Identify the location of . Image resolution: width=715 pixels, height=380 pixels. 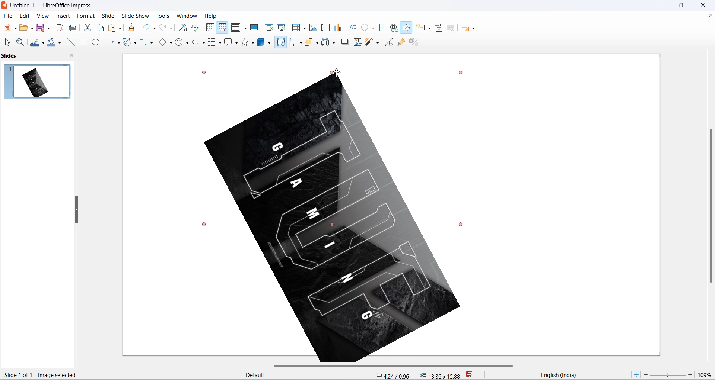
(9, 16).